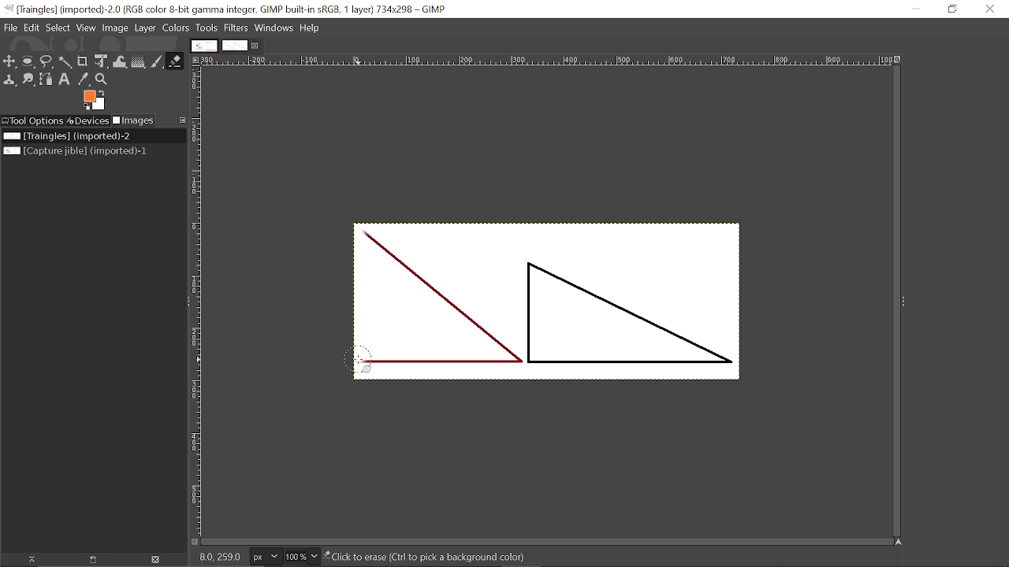  I want to click on Path tool, so click(46, 80).